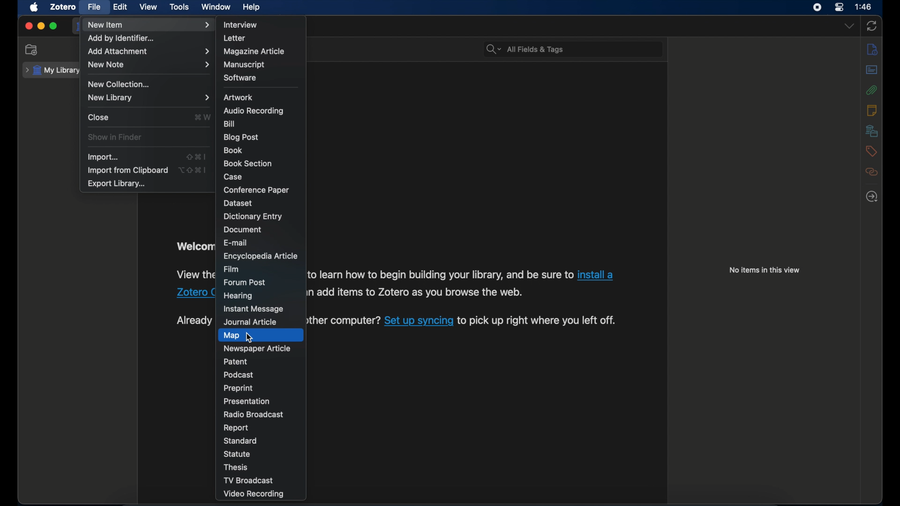  What do you see at coordinates (247, 401) in the screenshot?
I see `presentation` at bounding box center [247, 401].